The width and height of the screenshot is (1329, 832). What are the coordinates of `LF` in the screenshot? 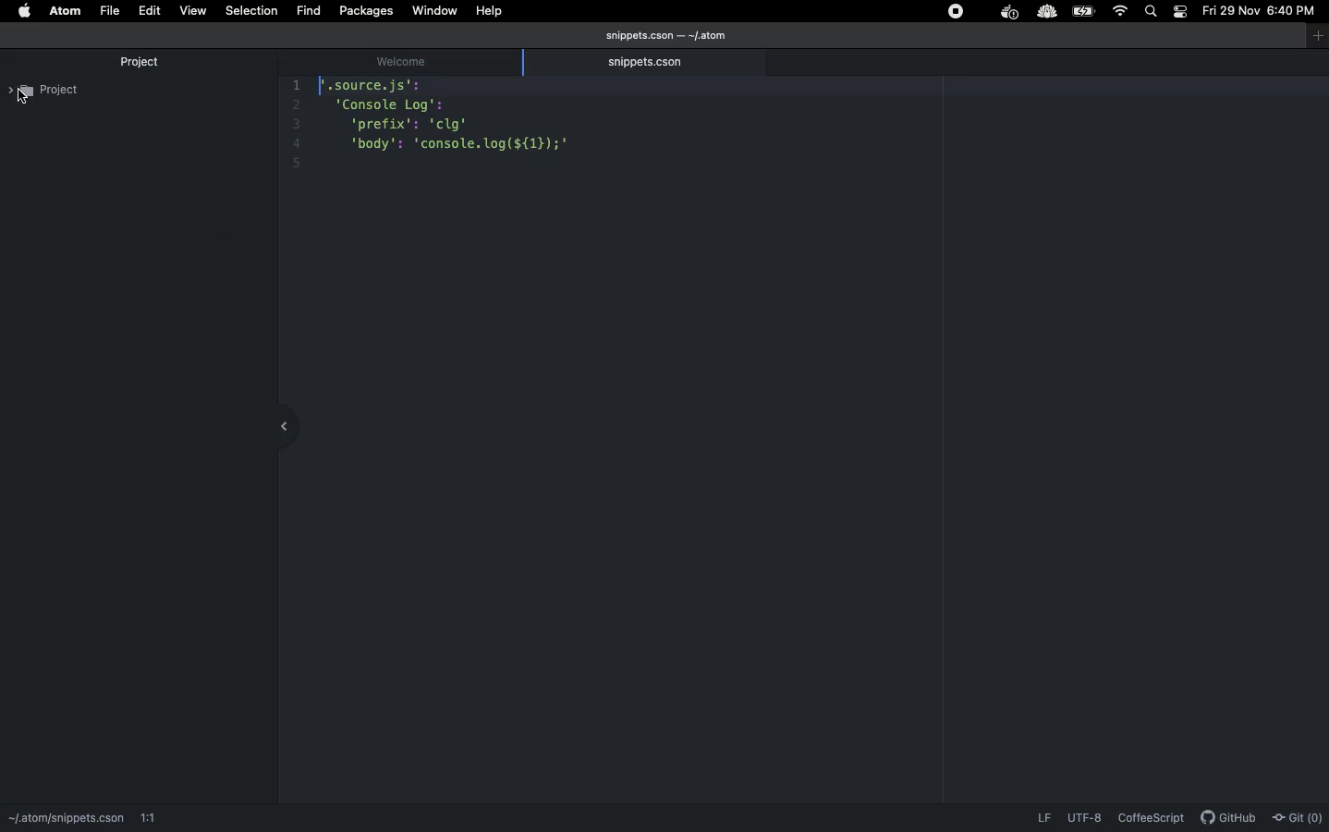 It's located at (1046, 817).